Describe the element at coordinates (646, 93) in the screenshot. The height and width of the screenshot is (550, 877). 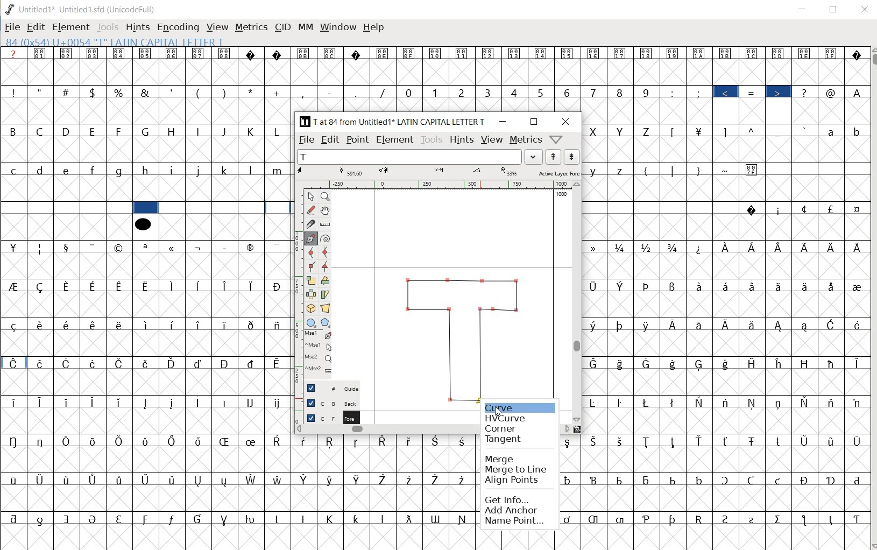
I see `9` at that location.